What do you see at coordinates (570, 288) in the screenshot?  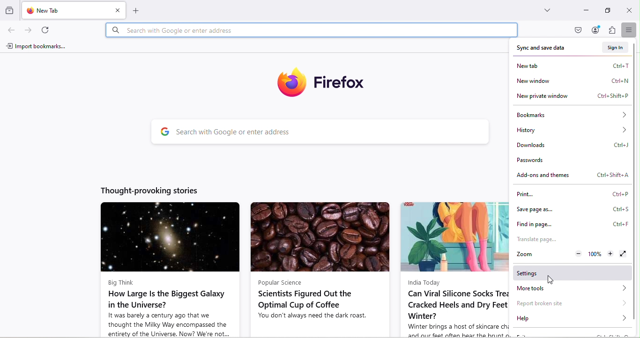 I see `More tools` at bounding box center [570, 288].